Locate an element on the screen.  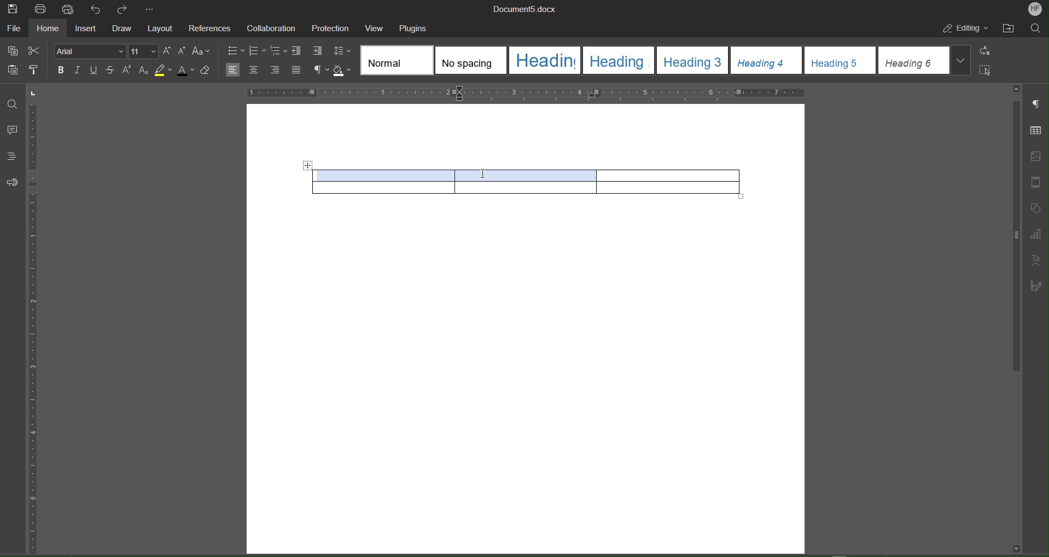
Comment is located at coordinates (13, 131).